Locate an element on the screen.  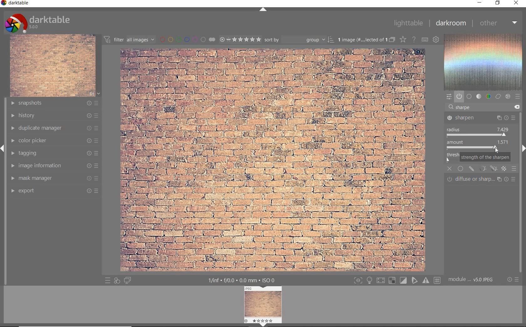
darktable 5.0.0 is located at coordinates (39, 23).